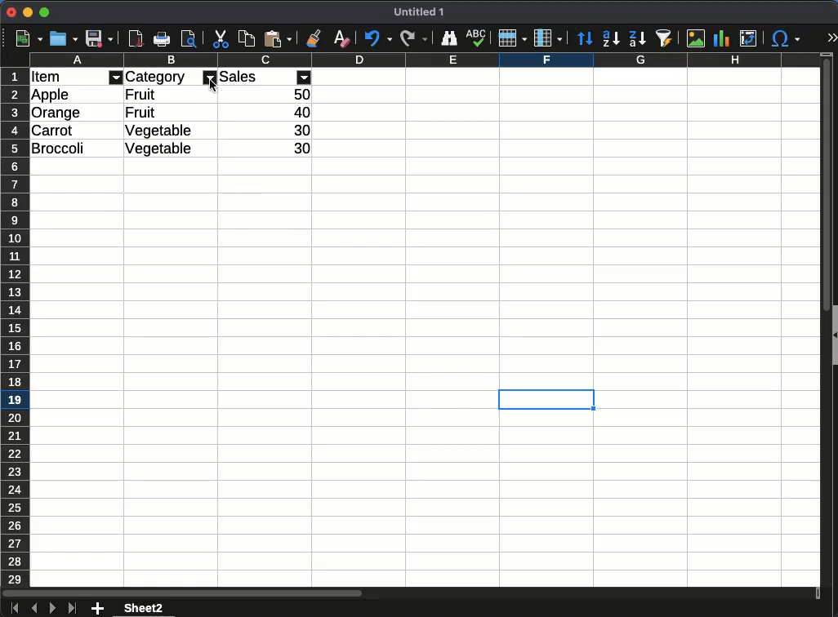  Describe the element at coordinates (510, 40) in the screenshot. I see `row` at that location.